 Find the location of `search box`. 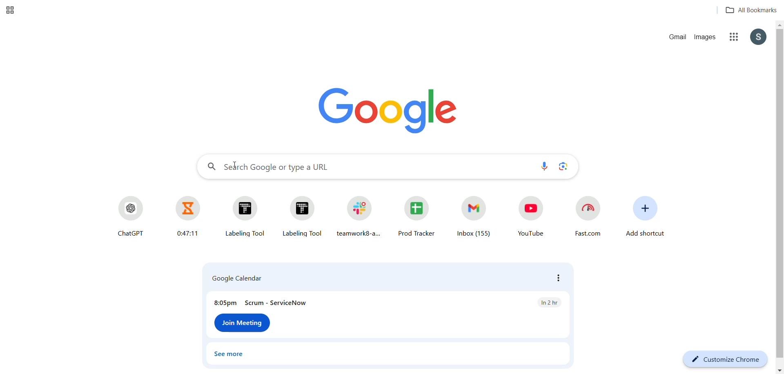

search box is located at coordinates (376, 167).